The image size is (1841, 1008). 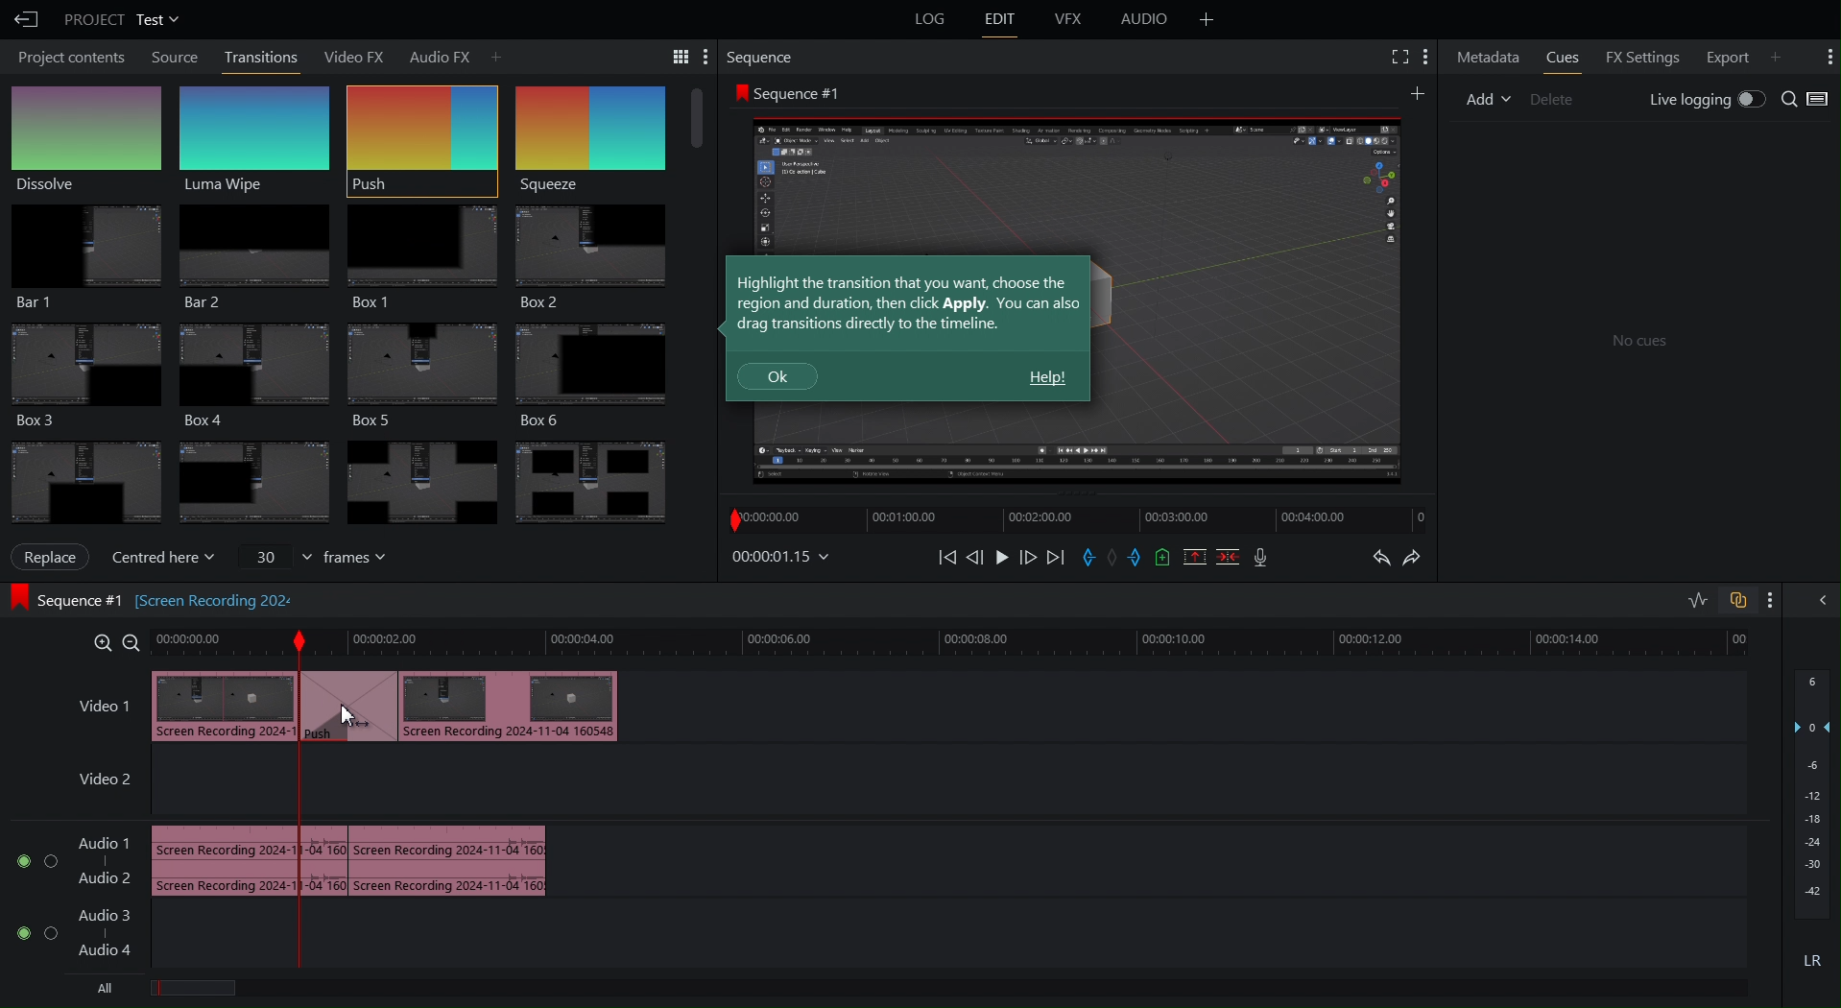 I want to click on Bar 2, so click(x=251, y=259).